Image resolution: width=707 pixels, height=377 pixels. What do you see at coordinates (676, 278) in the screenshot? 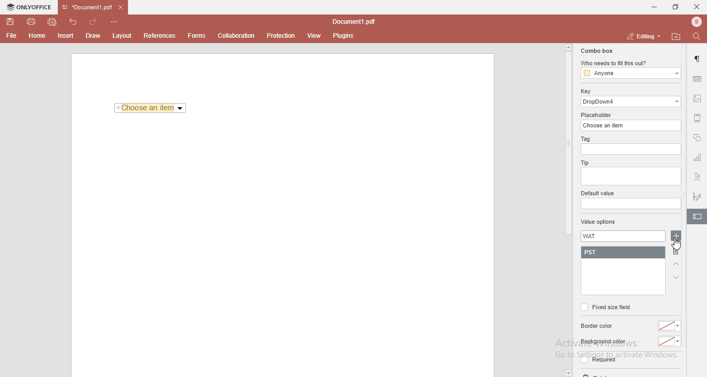
I see `arrow down` at bounding box center [676, 278].